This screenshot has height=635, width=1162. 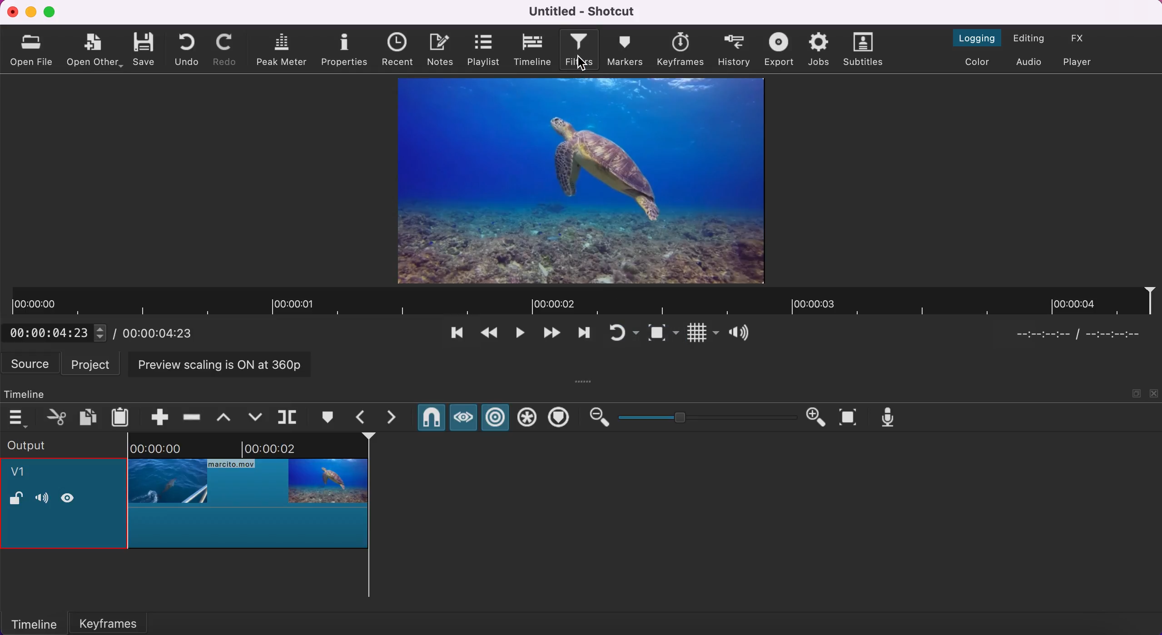 What do you see at coordinates (227, 50) in the screenshot?
I see `redo` at bounding box center [227, 50].